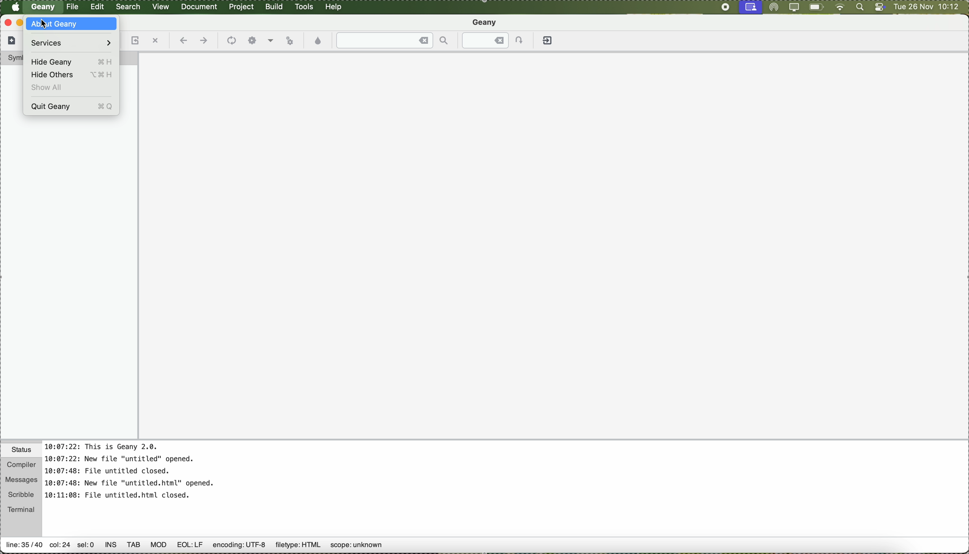  Describe the element at coordinates (59, 545) in the screenshot. I see `col:24` at that location.